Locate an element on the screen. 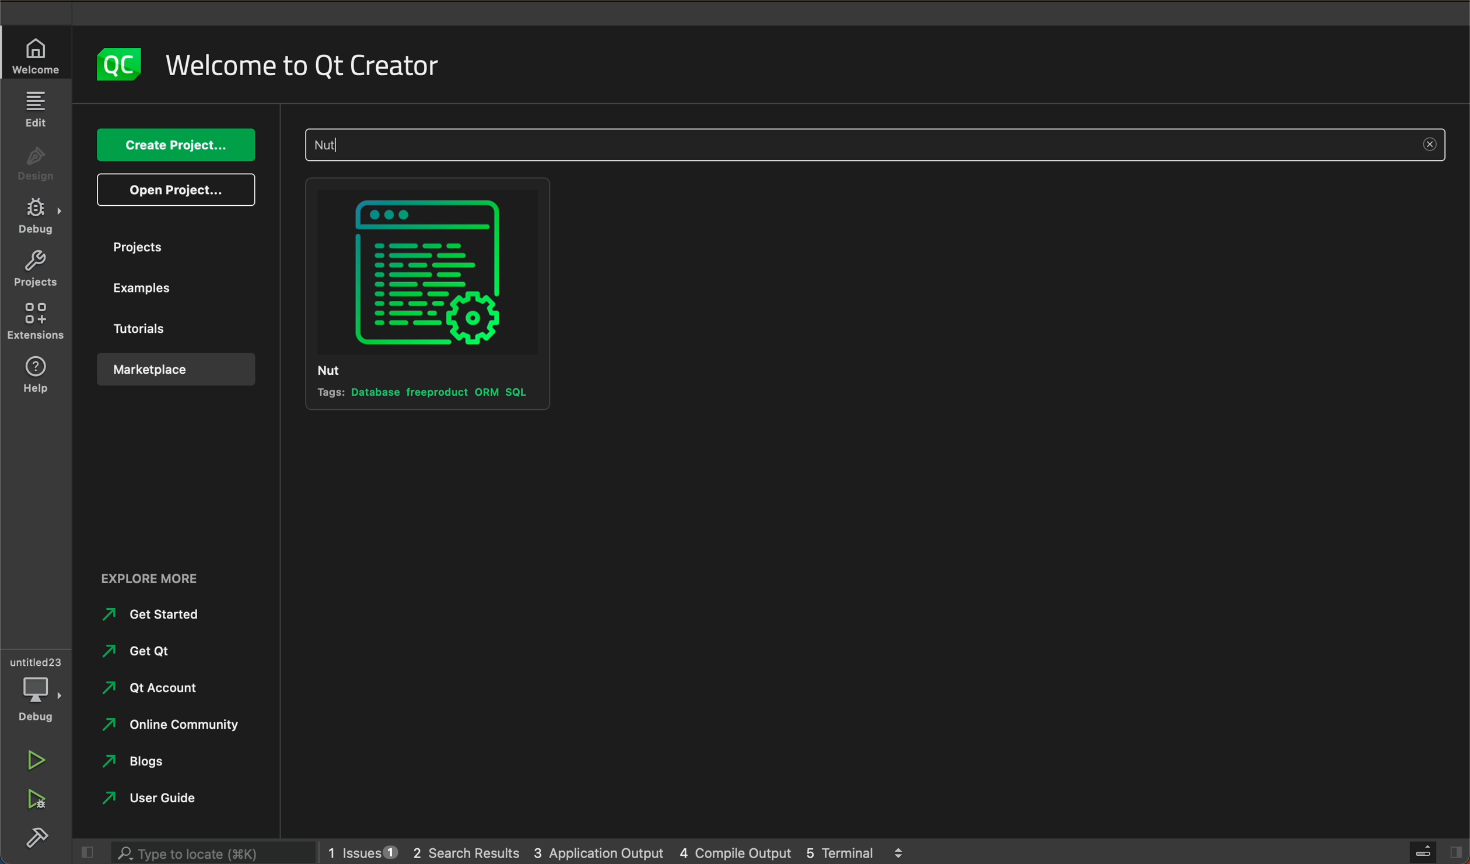 The height and width of the screenshot is (864, 1470). help is located at coordinates (35, 375).